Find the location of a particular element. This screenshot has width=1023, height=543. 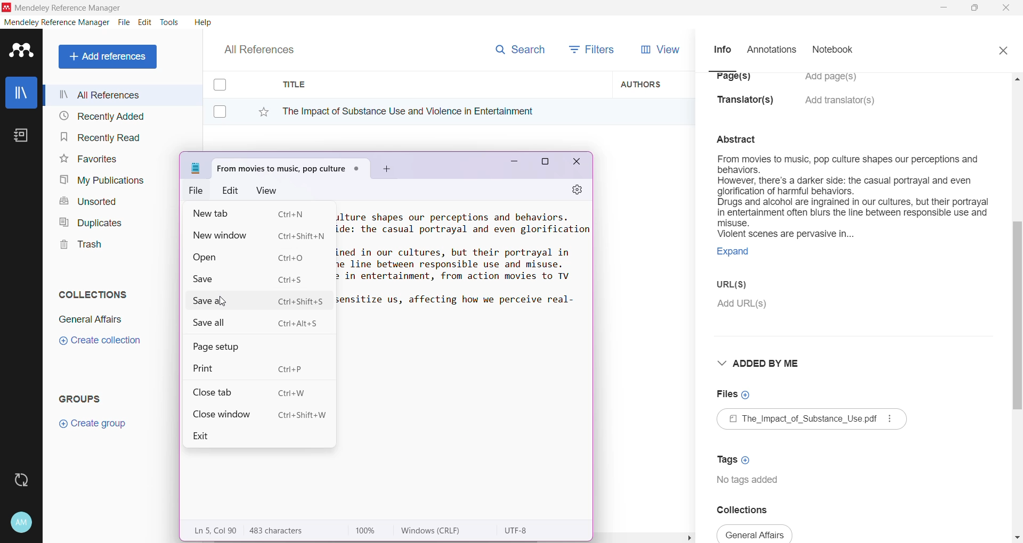

Filters is located at coordinates (595, 48).